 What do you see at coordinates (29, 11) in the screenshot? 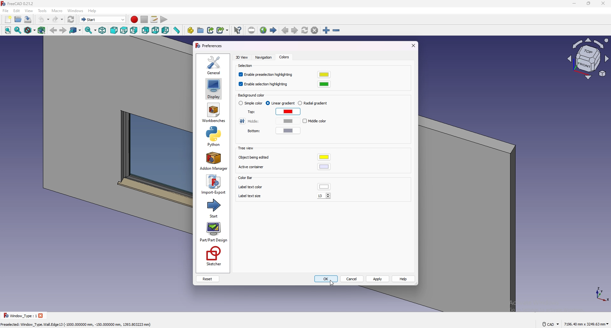
I see `view` at bounding box center [29, 11].